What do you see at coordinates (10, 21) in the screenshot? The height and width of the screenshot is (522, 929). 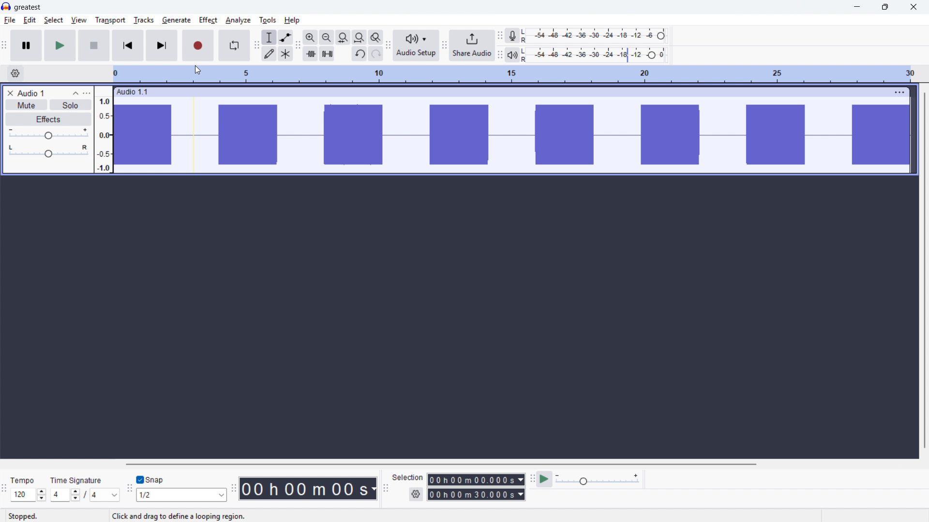 I see `file` at bounding box center [10, 21].